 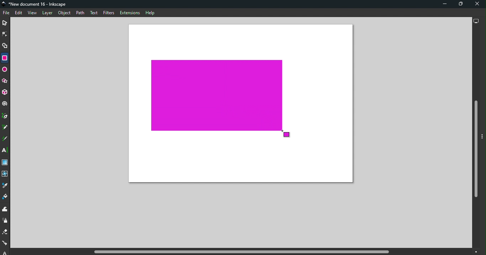 What do you see at coordinates (477, 4) in the screenshot?
I see `Close` at bounding box center [477, 4].